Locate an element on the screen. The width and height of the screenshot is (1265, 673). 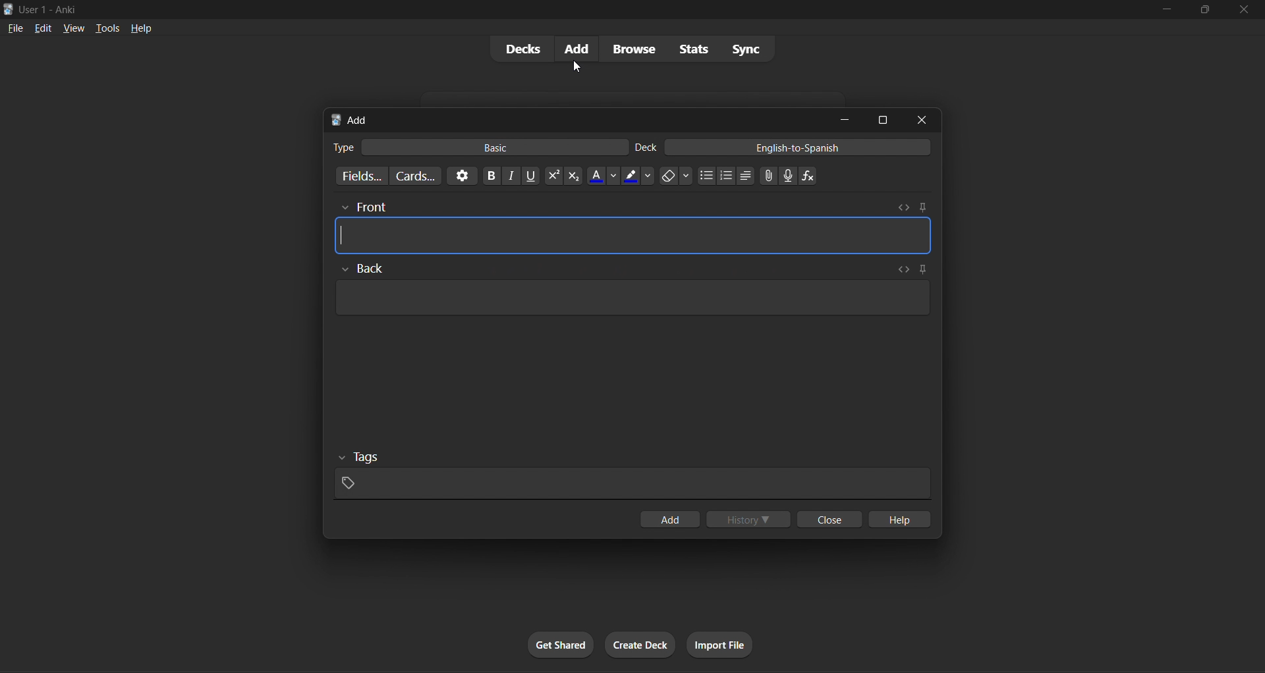
close is located at coordinates (827, 521).